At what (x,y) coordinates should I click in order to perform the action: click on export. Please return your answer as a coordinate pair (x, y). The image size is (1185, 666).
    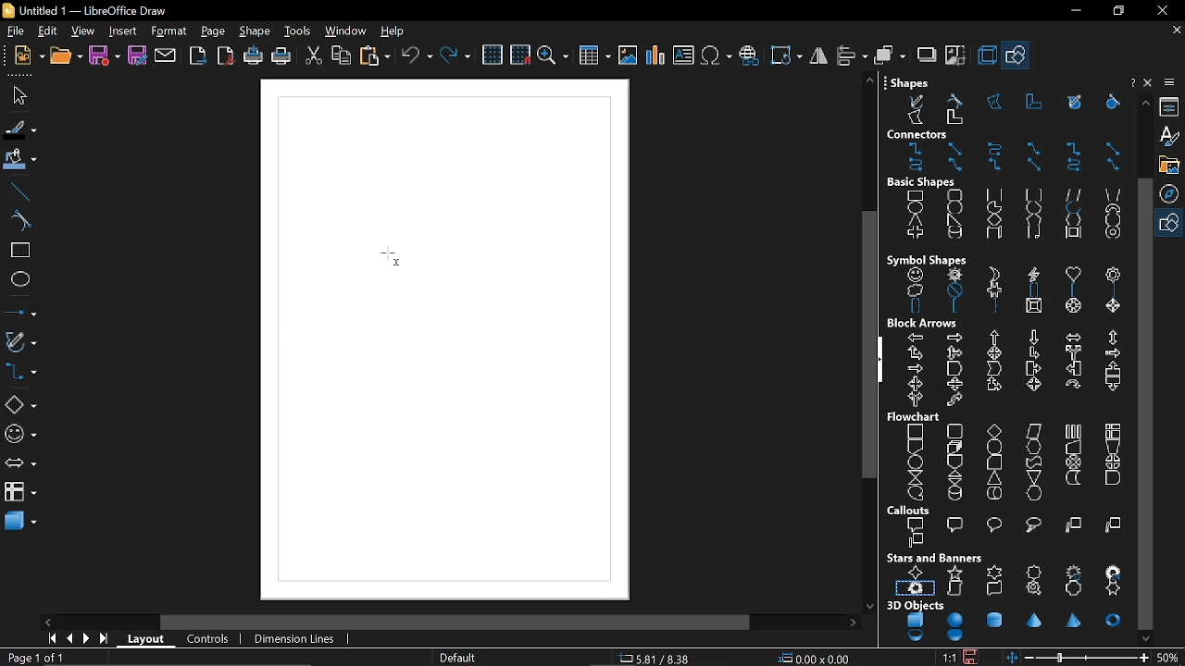
    Looking at the image, I should click on (199, 55).